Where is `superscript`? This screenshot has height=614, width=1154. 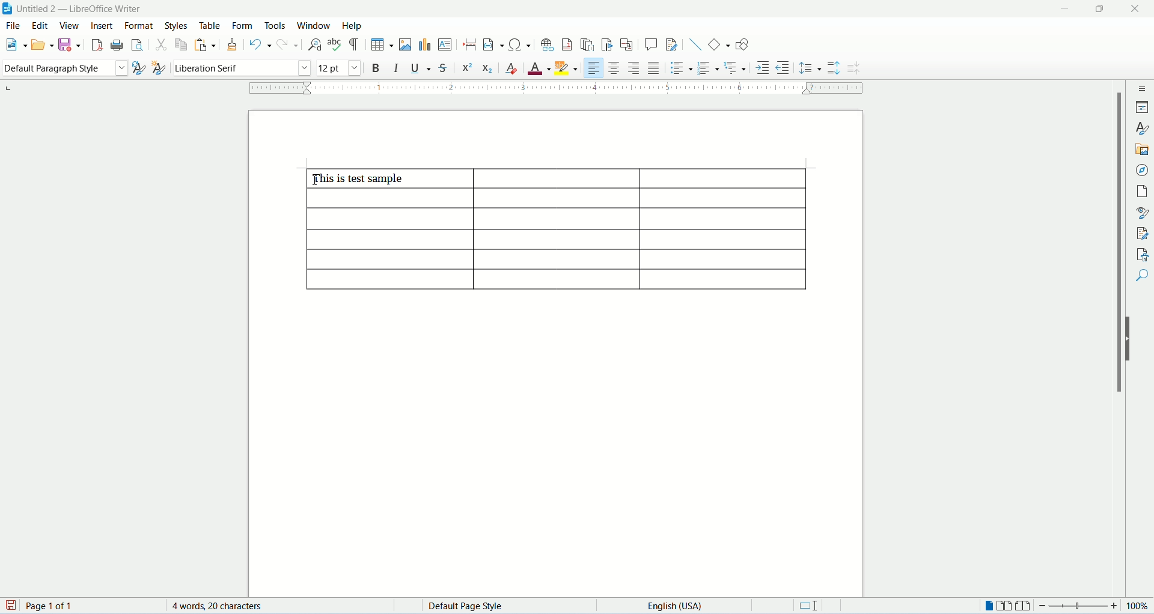 superscript is located at coordinates (468, 70).